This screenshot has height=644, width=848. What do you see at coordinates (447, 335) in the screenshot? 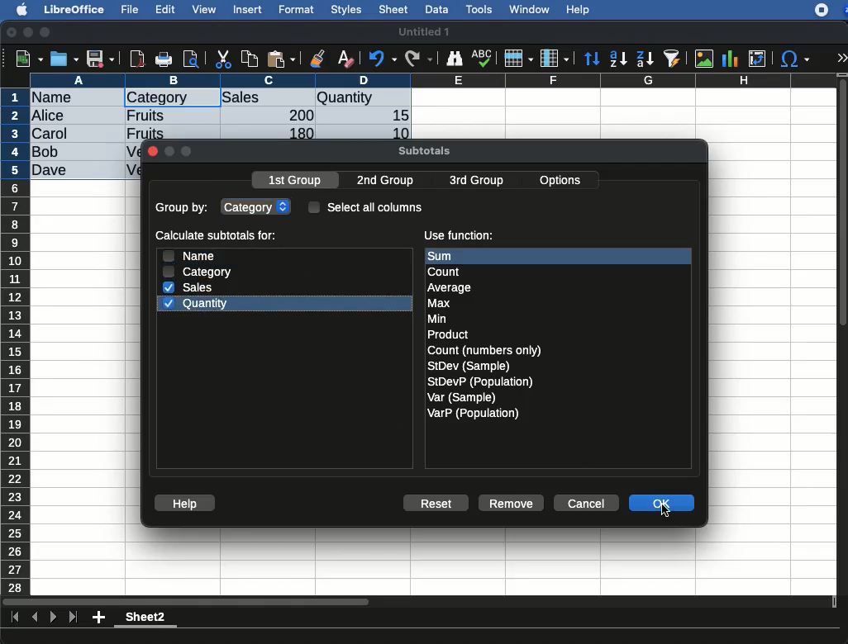
I see `Product` at bounding box center [447, 335].